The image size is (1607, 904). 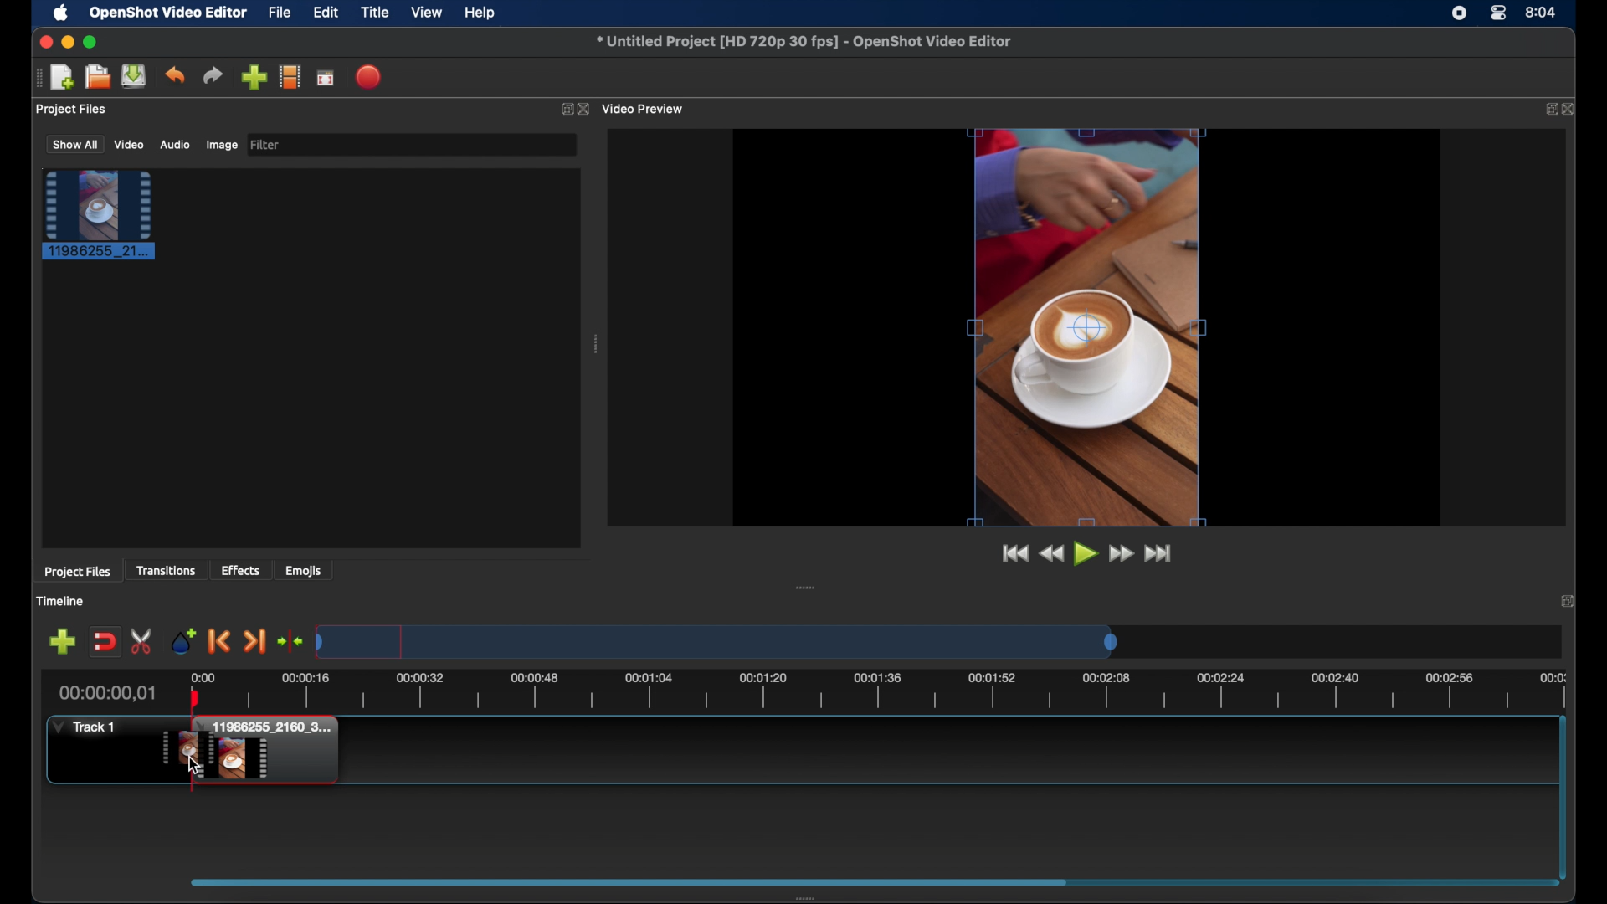 What do you see at coordinates (97, 77) in the screenshot?
I see `open project` at bounding box center [97, 77].